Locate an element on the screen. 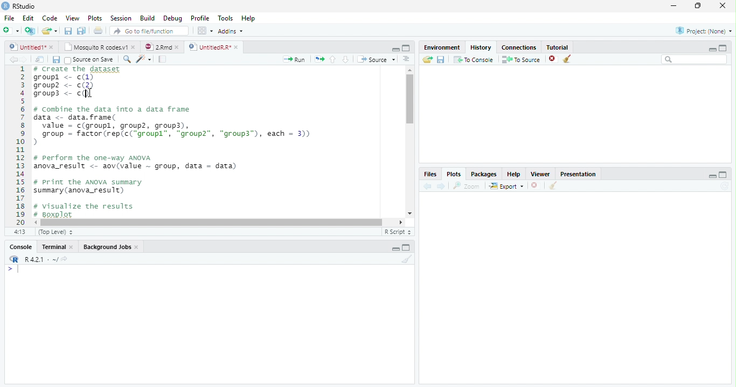  Plots is located at coordinates (95, 18).